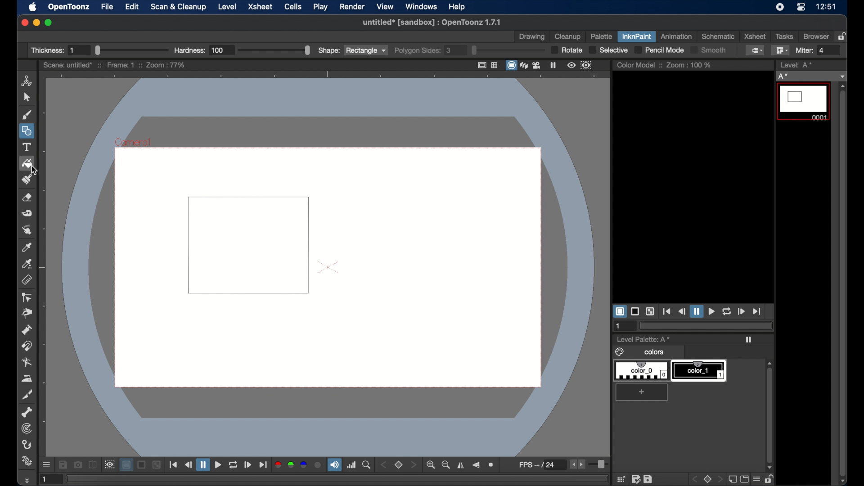 The image size is (864, 486). What do you see at coordinates (542, 464) in the screenshot?
I see `fps` at bounding box center [542, 464].